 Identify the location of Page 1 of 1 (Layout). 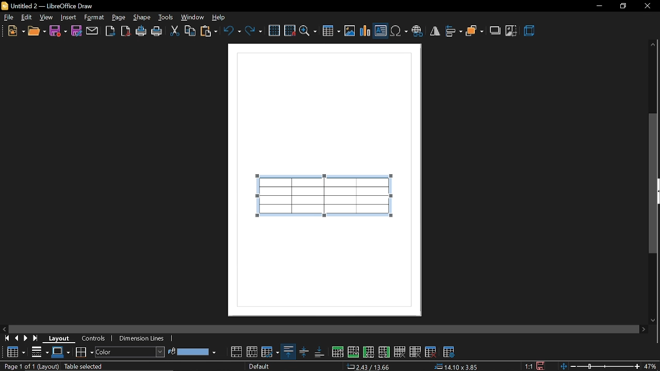
(30, 366).